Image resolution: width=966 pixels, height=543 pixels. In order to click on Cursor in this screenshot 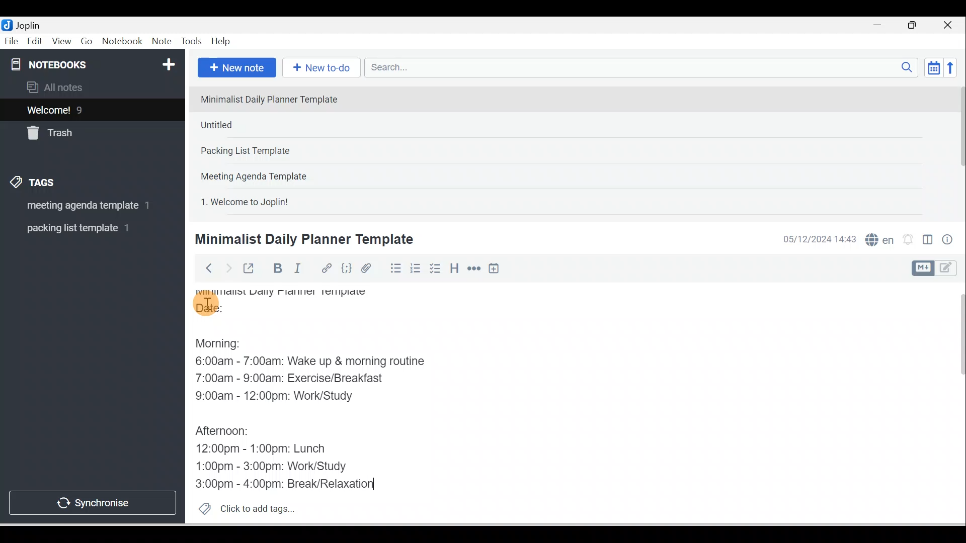, I will do `click(206, 302)`.